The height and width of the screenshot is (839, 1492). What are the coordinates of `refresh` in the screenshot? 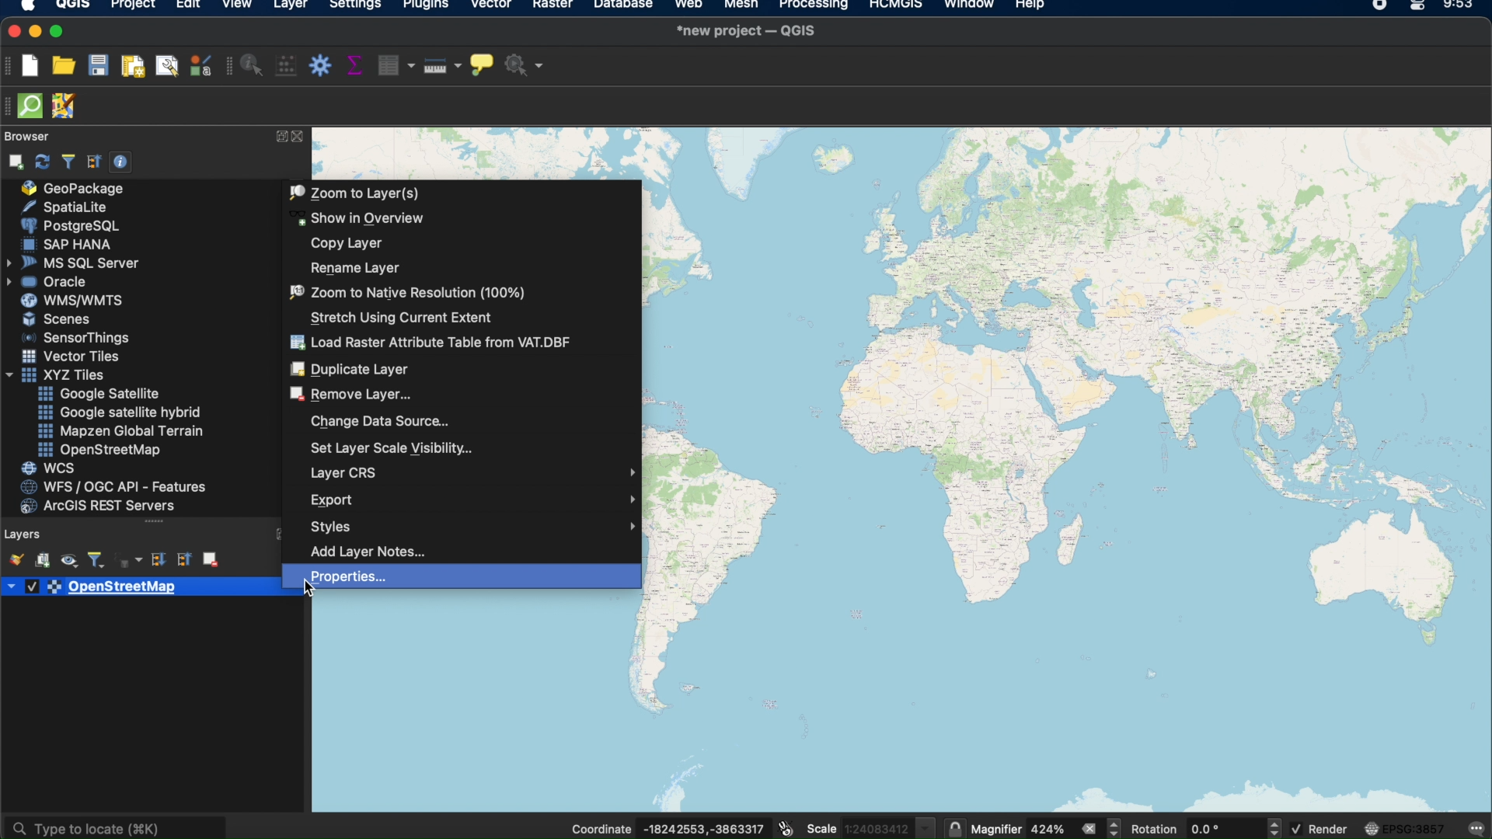 It's located at (40, 161).